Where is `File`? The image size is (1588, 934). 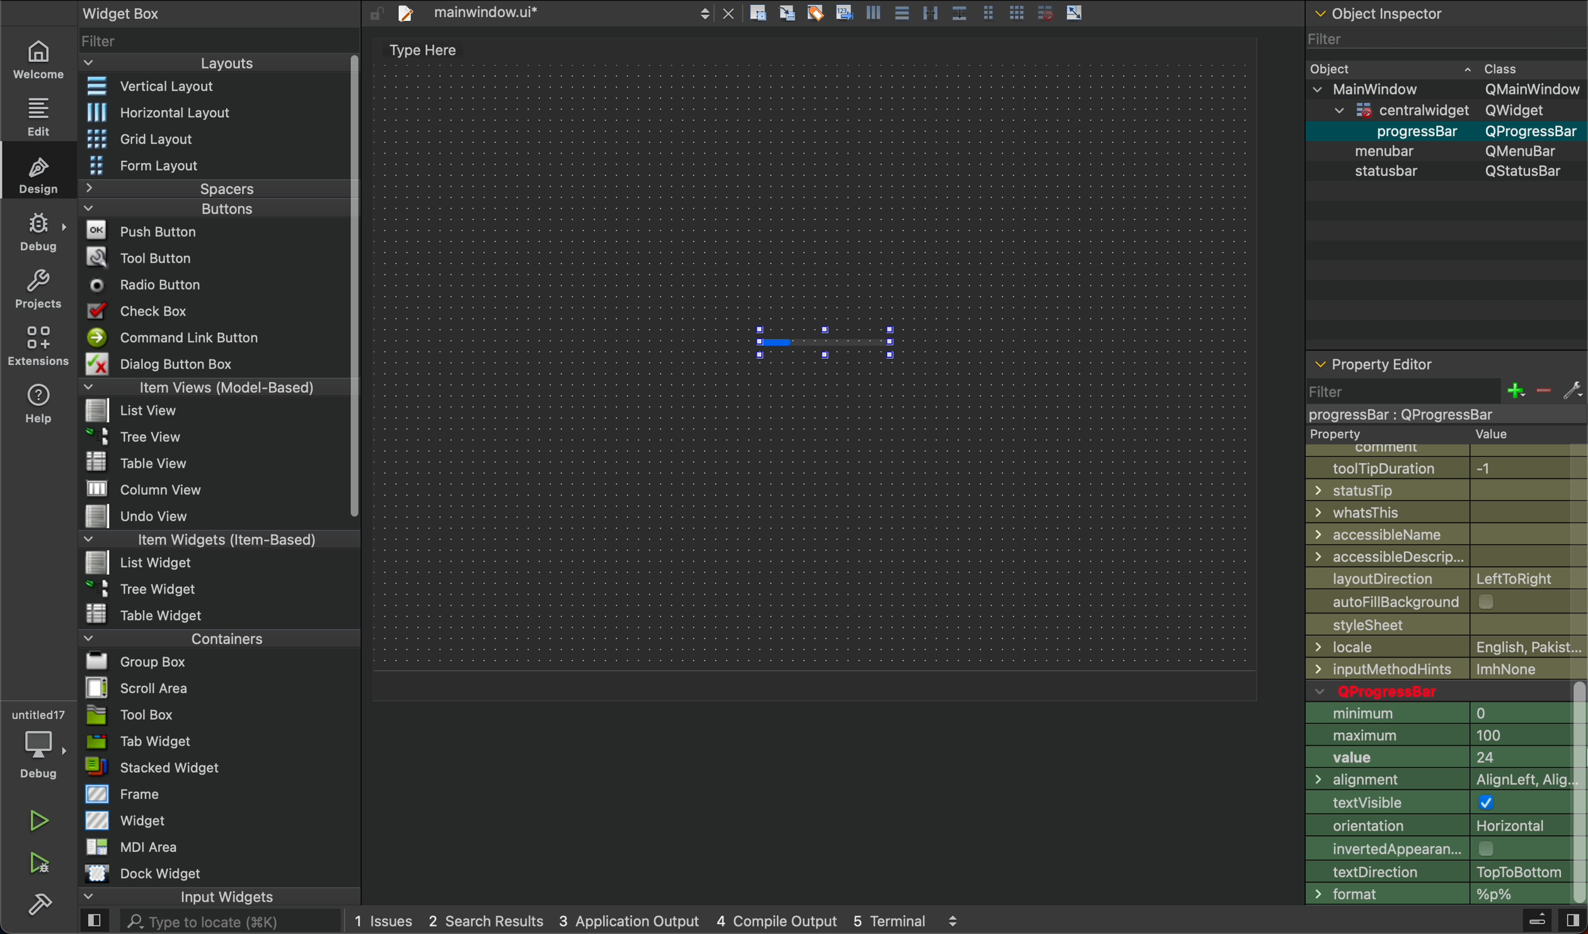
File is located at coordinates (146, 587).